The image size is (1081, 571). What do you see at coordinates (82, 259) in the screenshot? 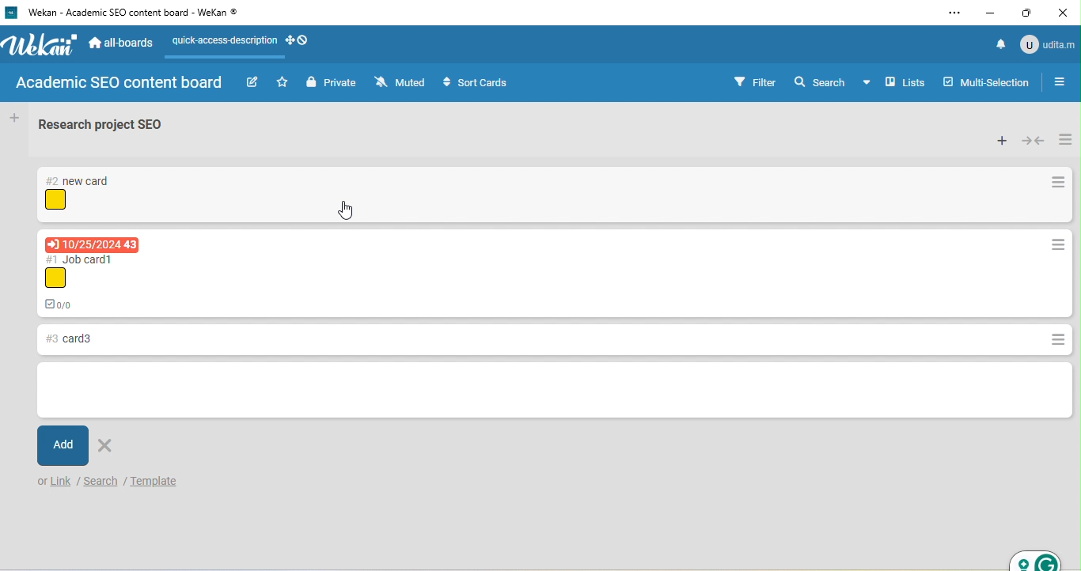
I see `card titles ` at bounding box center [82, 259].